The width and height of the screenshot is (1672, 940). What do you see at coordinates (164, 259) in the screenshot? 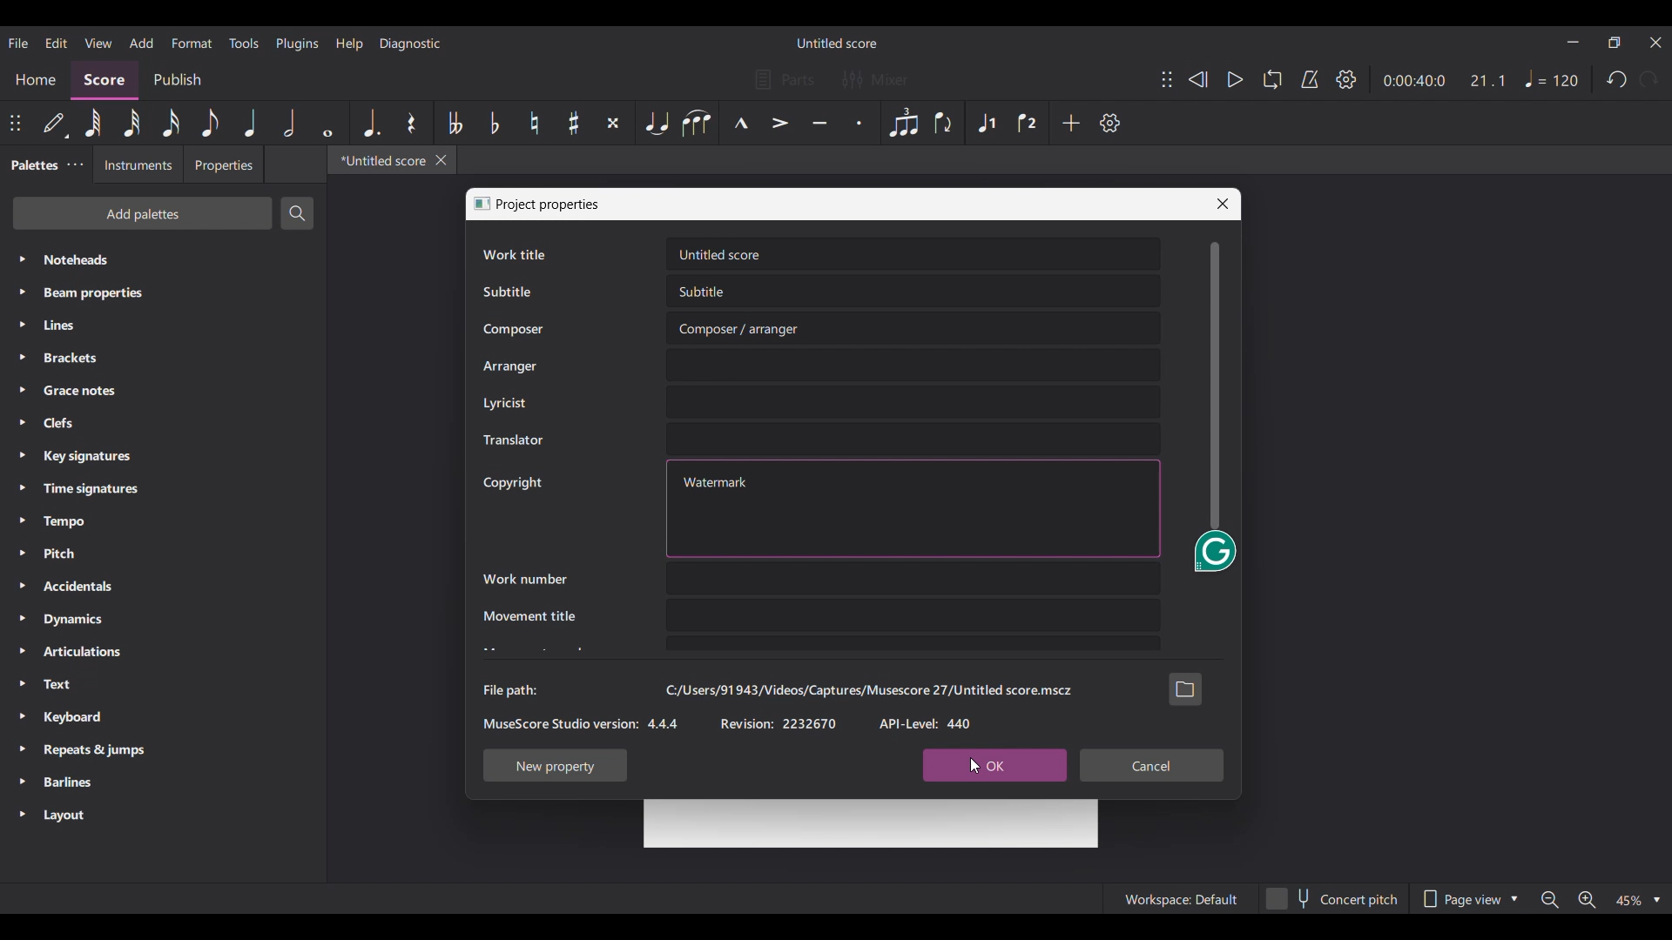
I see `Noteheads` at bounding box center [164, 259].